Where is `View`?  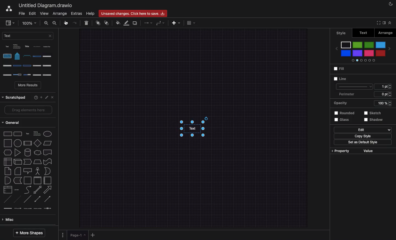
View is located at coordinates (44, 14).